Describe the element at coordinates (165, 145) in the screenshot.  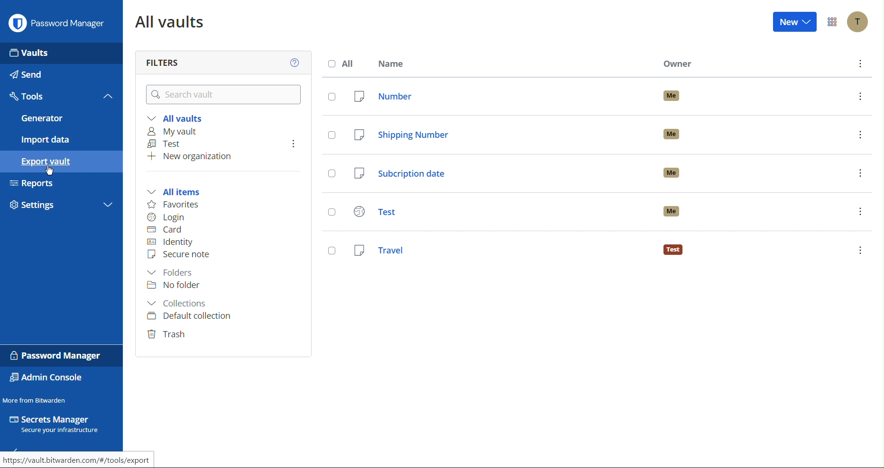
I see `Test` at that location.